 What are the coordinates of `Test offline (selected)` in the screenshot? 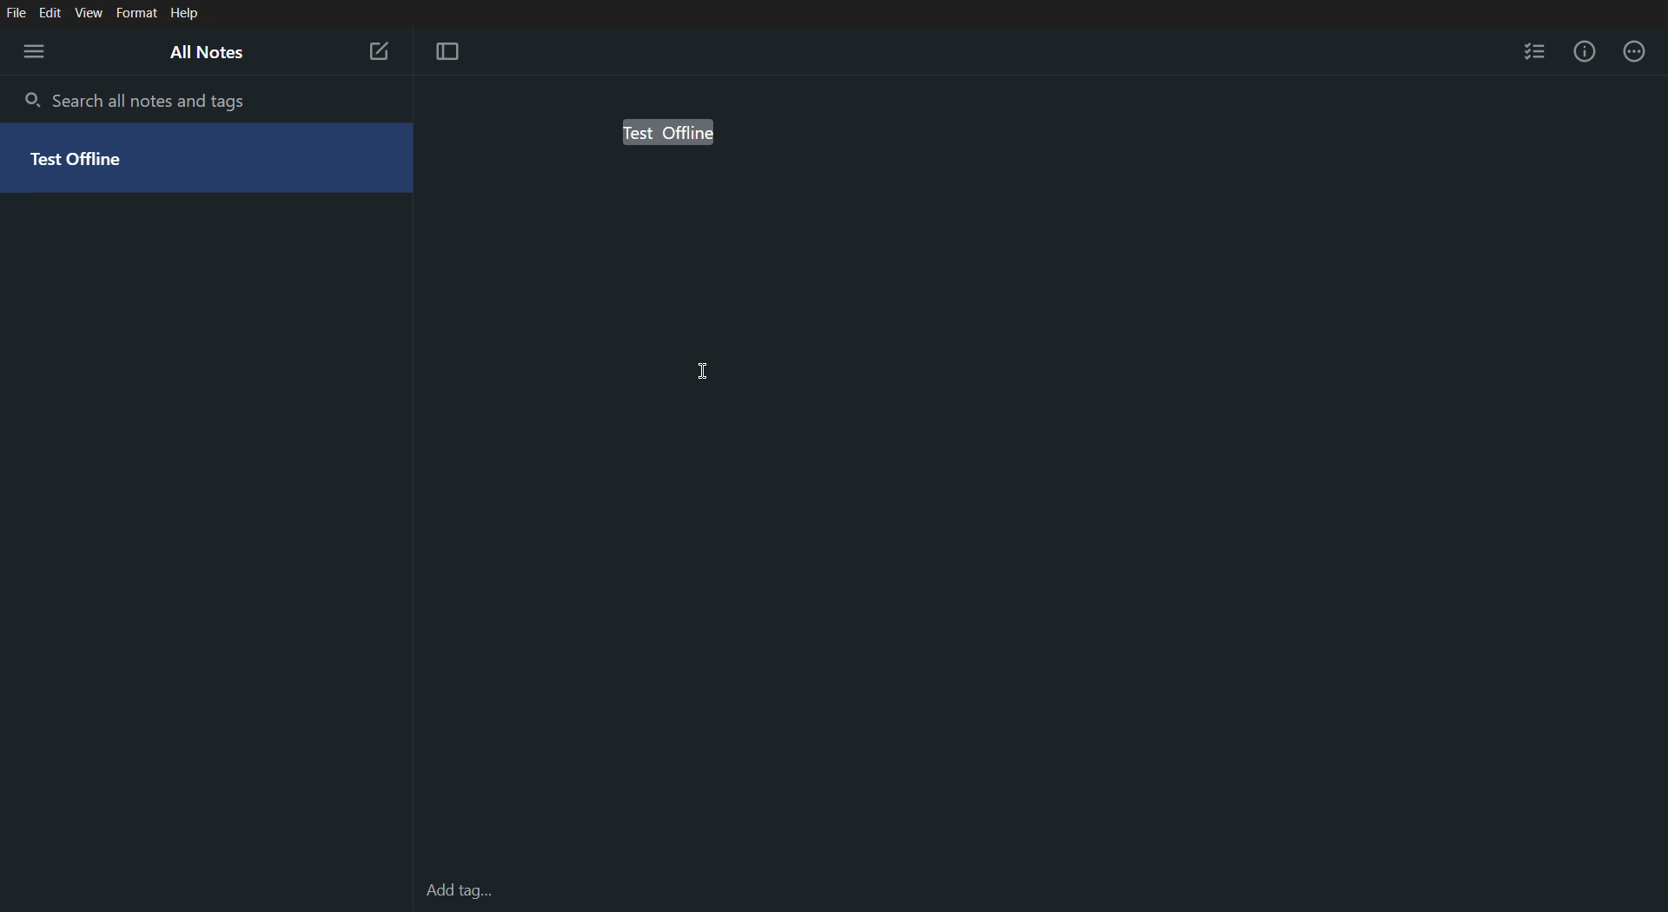 It's located at (672, 135).